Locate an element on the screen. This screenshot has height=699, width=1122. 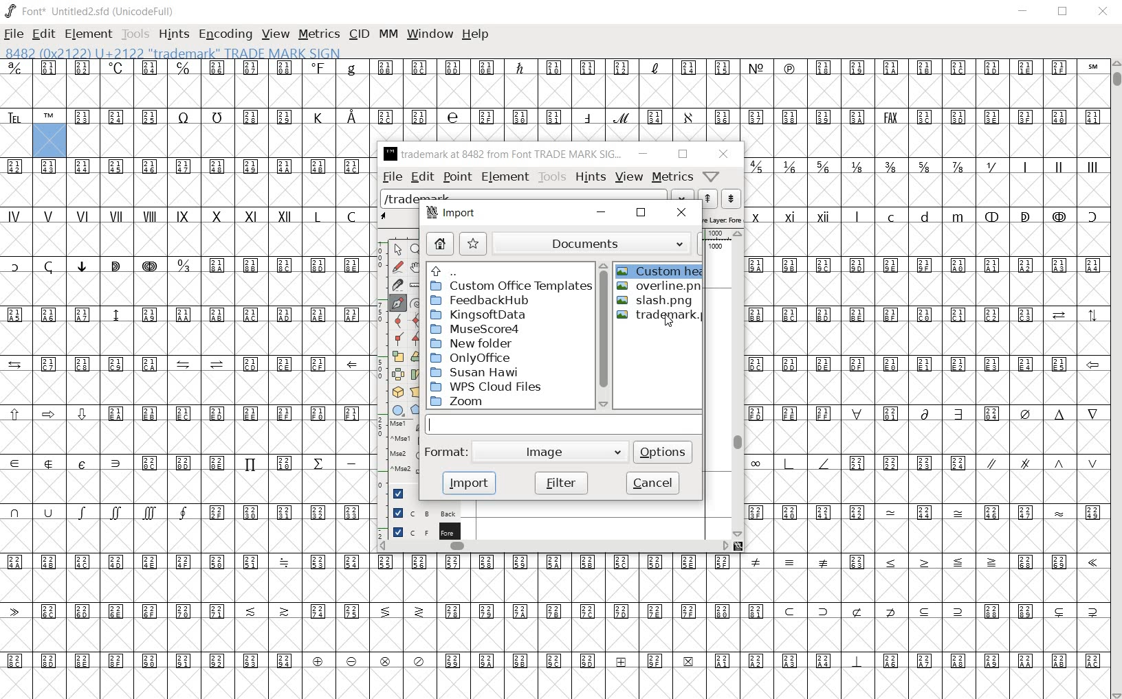
close is located at coordinates (723, 153).